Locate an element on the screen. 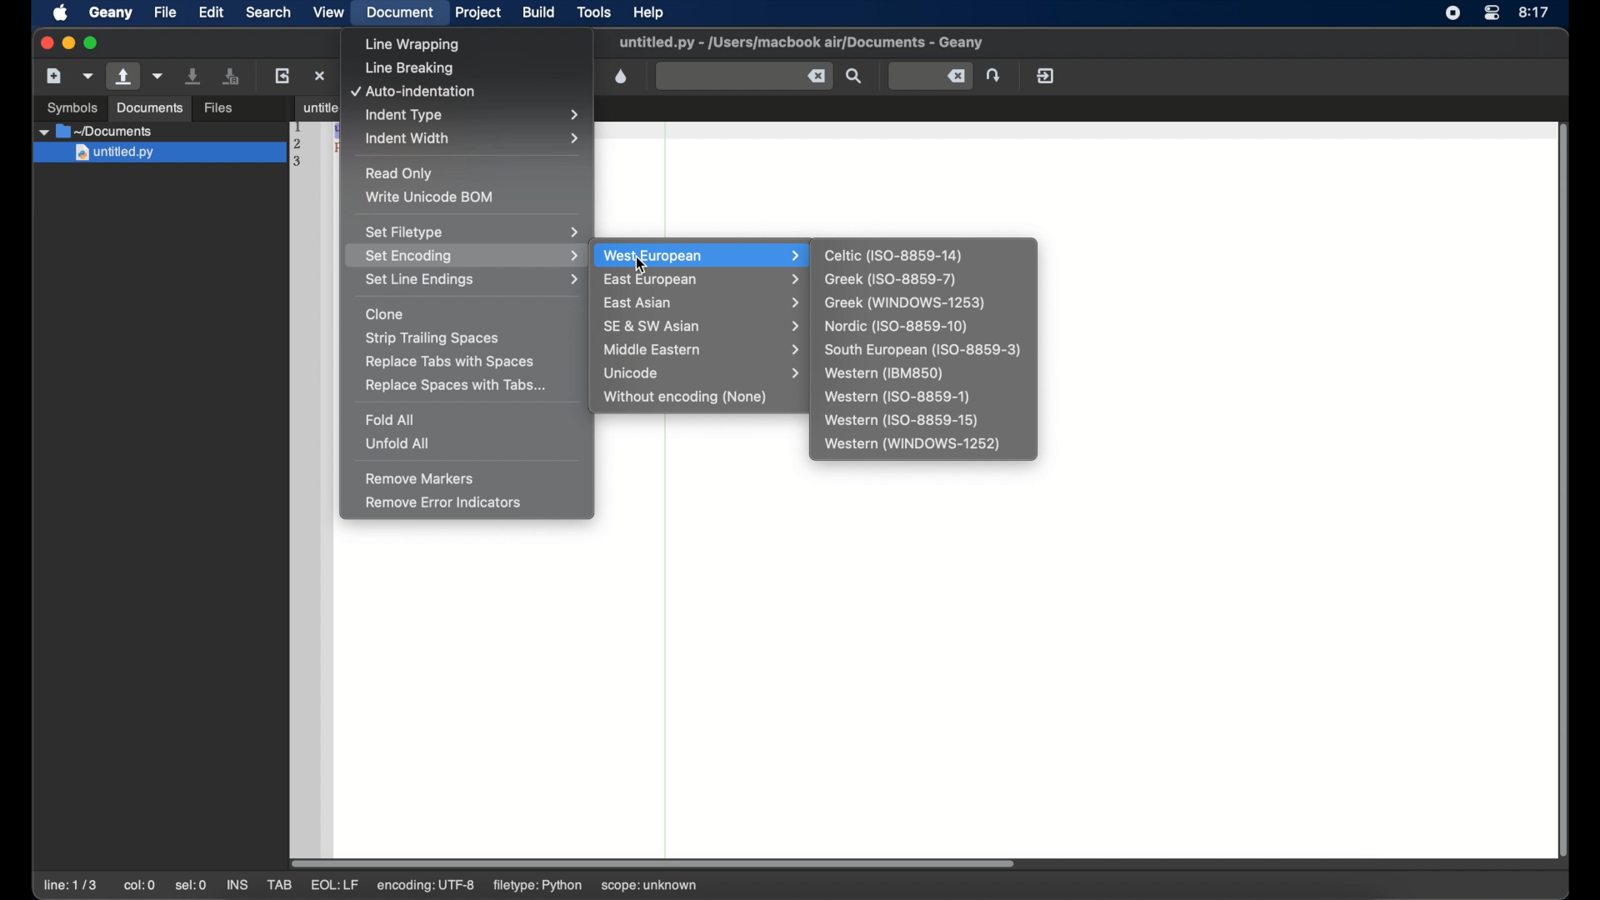  filetype: python is located at coordinates (539, 886).